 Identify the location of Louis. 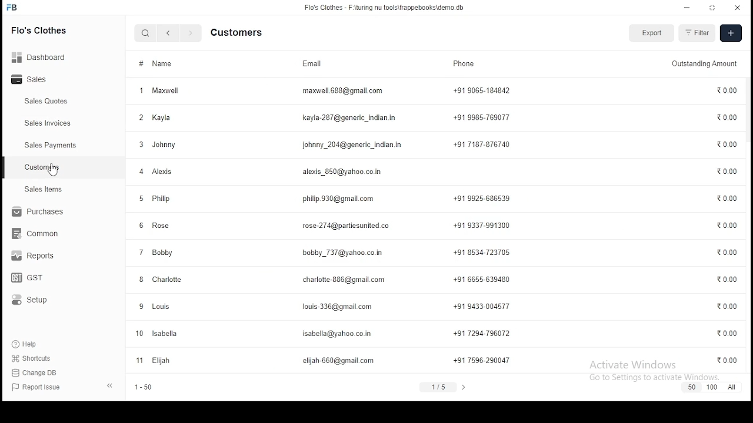
(161, 307).